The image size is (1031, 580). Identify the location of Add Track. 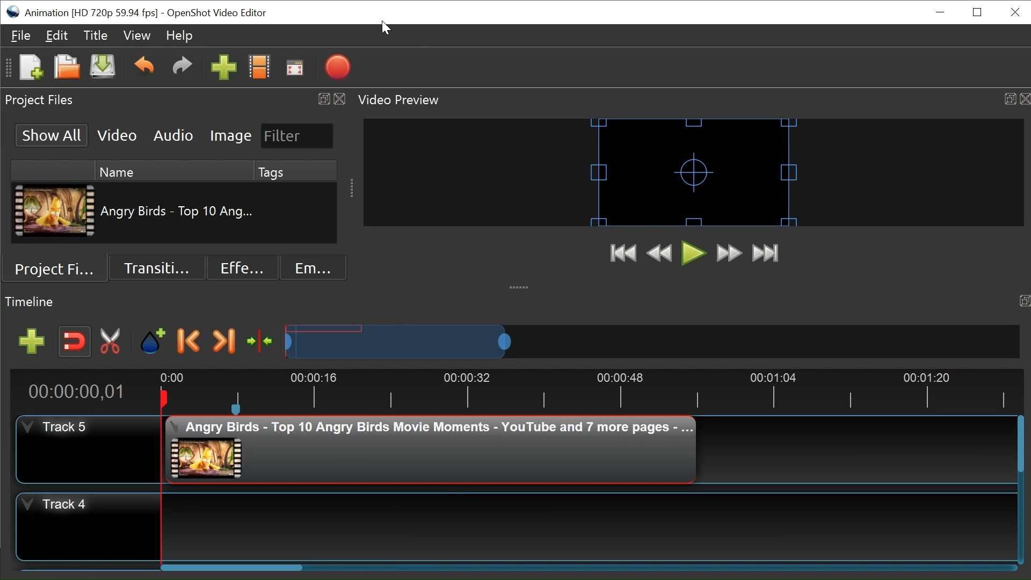
(34, 343).